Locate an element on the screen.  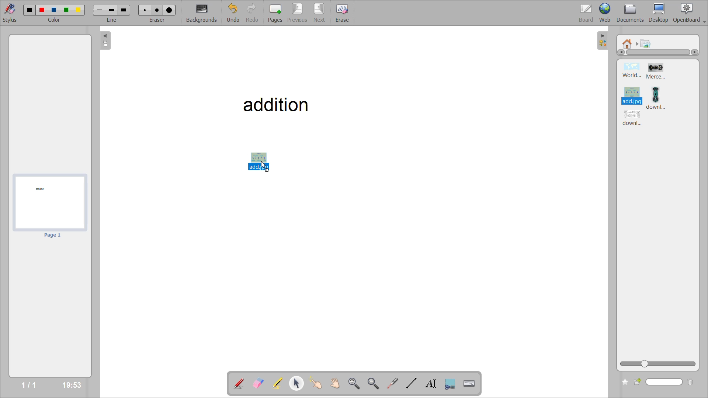
color 4 is located at coordinates (65, 11).